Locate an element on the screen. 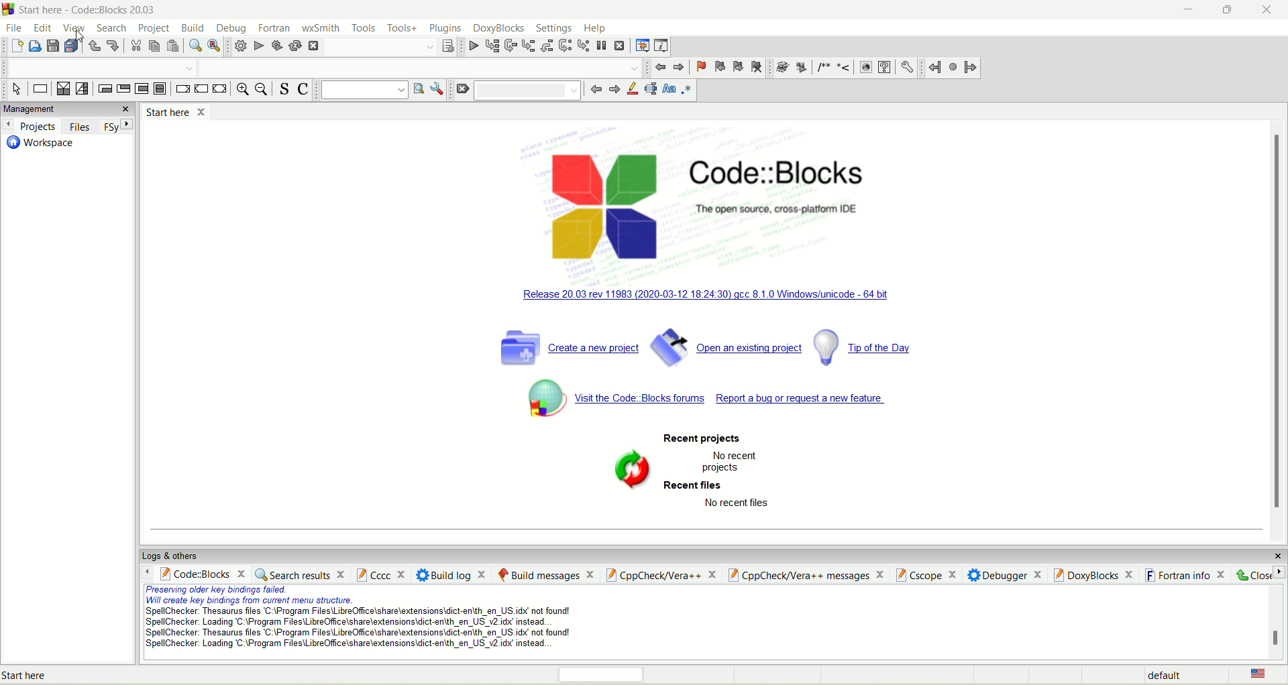  symbol is located at coordinates (632, 468).